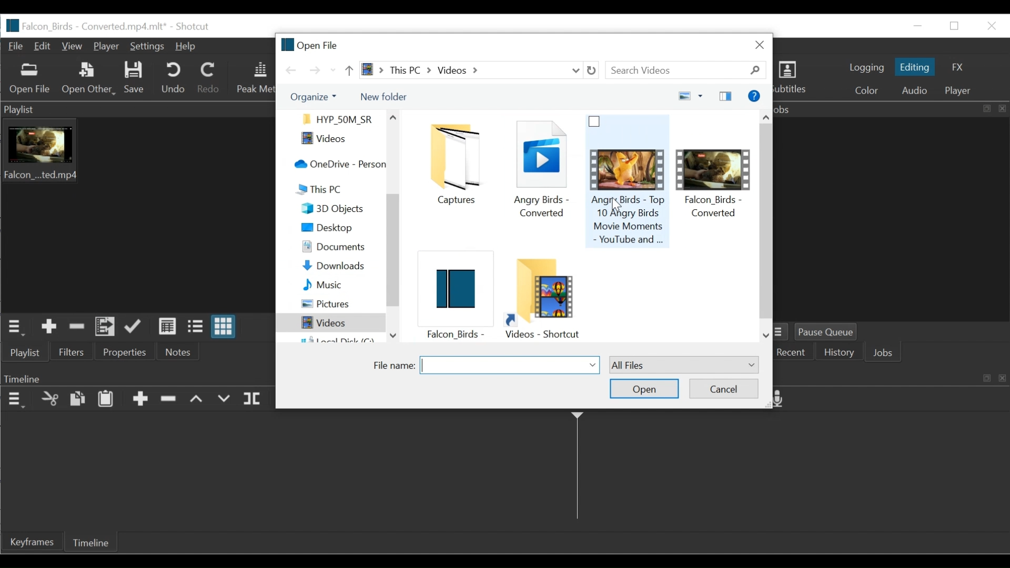 This screenshot has width=1010, height=568. Describe the element at coordinates (681, 96) in the screenshot. I see `change your view` at that location.